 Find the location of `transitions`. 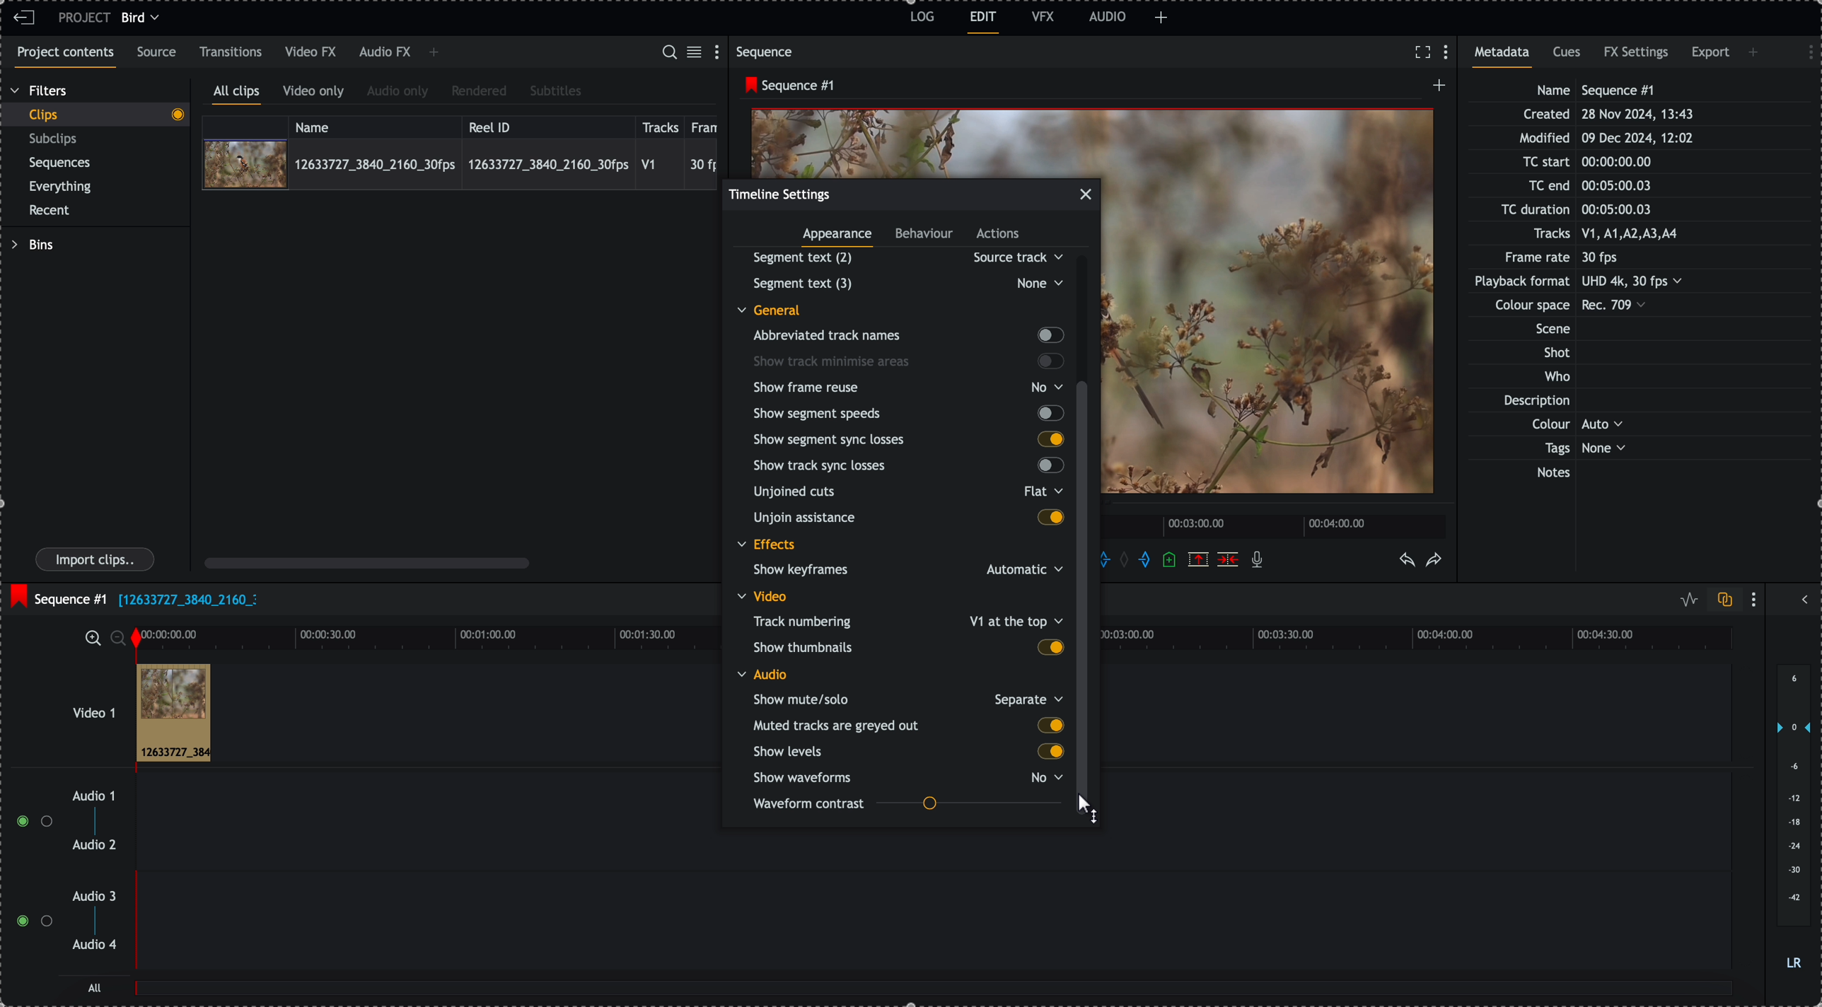

transitions is located at coordinates (231, 52).